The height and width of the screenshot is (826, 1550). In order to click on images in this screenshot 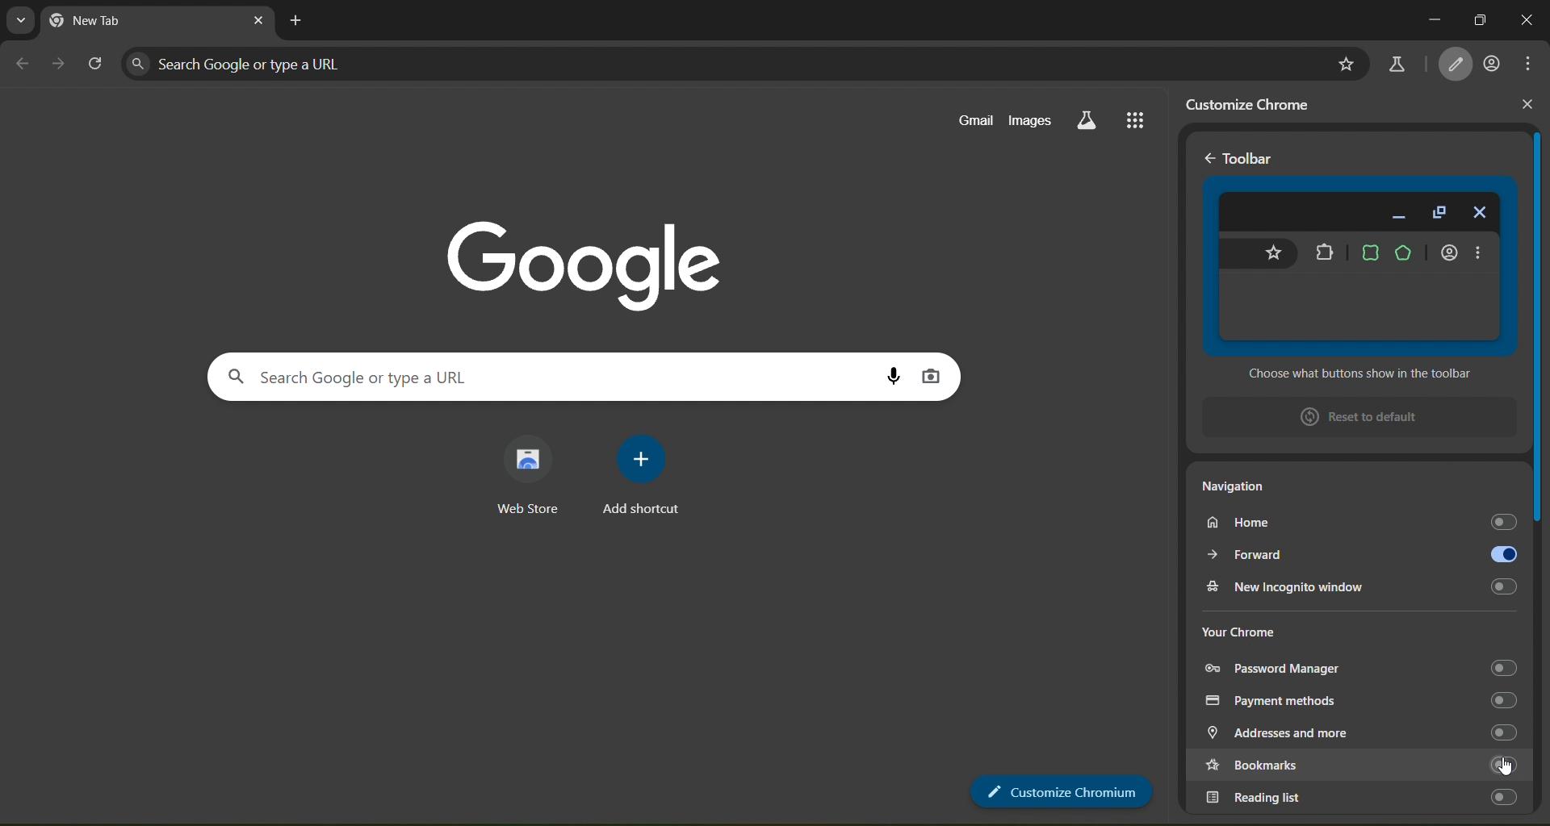, I will do `click(1033, 122)`.